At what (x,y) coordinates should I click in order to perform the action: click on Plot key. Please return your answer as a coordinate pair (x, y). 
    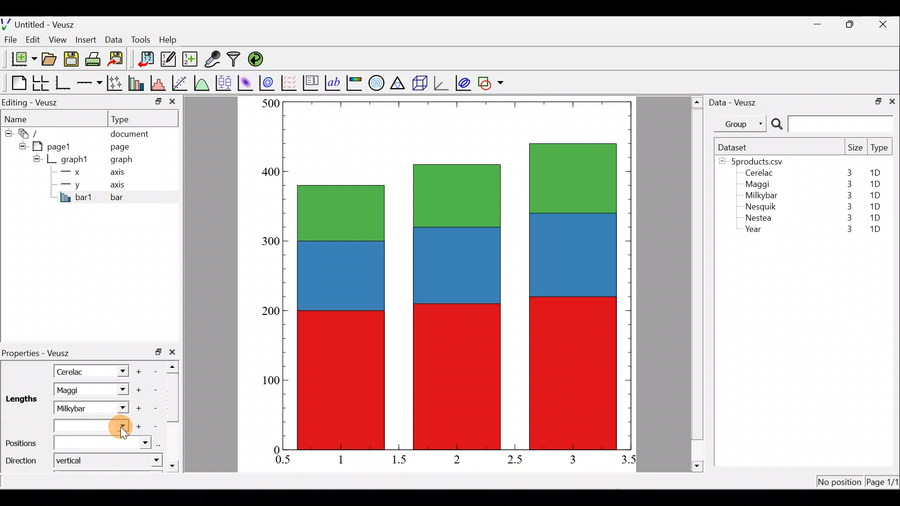
    Looking at the image, I should click on (312, 82).